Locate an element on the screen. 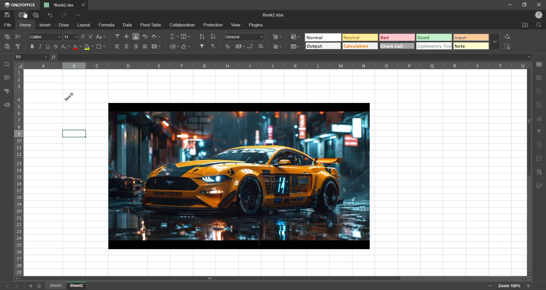  justified is located at coordinates (145, 47).